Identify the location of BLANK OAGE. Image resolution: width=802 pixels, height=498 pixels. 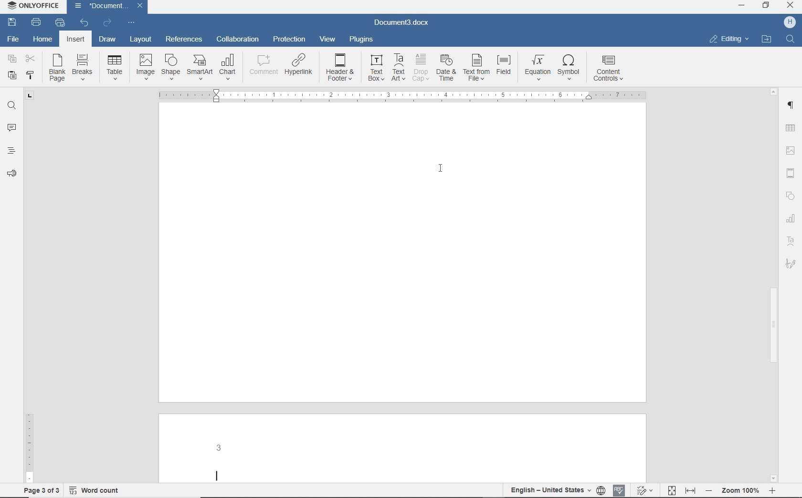
(56, 68).